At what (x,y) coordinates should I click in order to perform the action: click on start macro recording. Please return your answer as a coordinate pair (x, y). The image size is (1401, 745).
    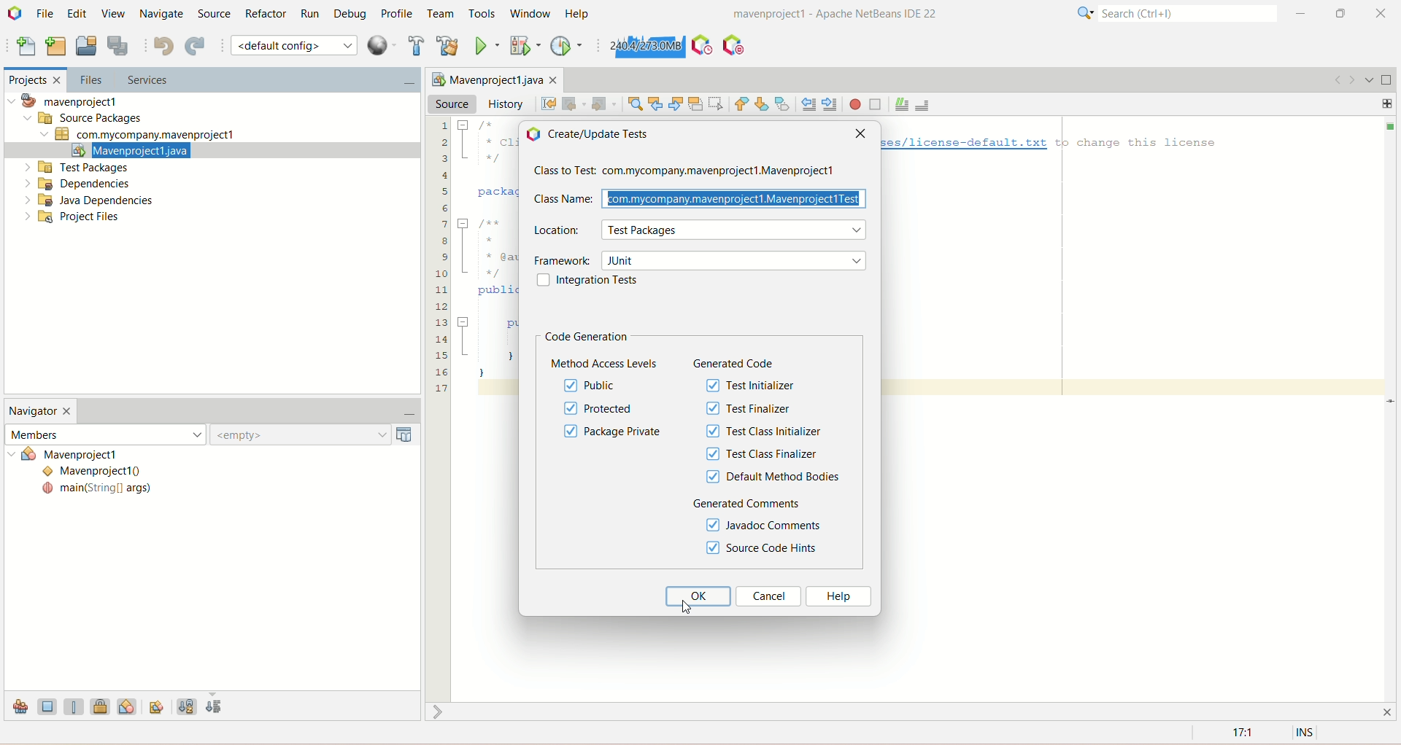
    Looking at the image, I should click on (856, 104).